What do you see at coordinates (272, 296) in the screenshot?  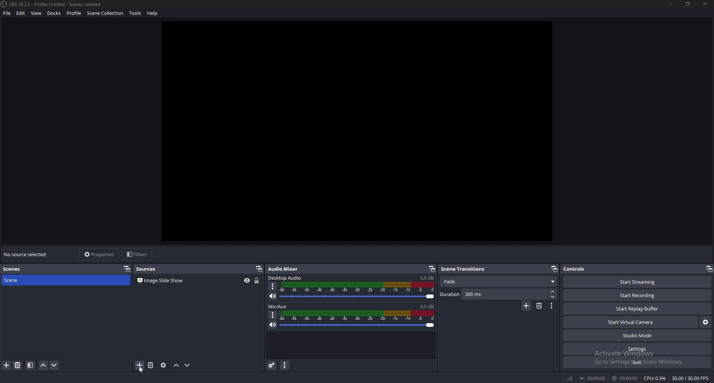 I see `mute` at bounding box center [272, 296].